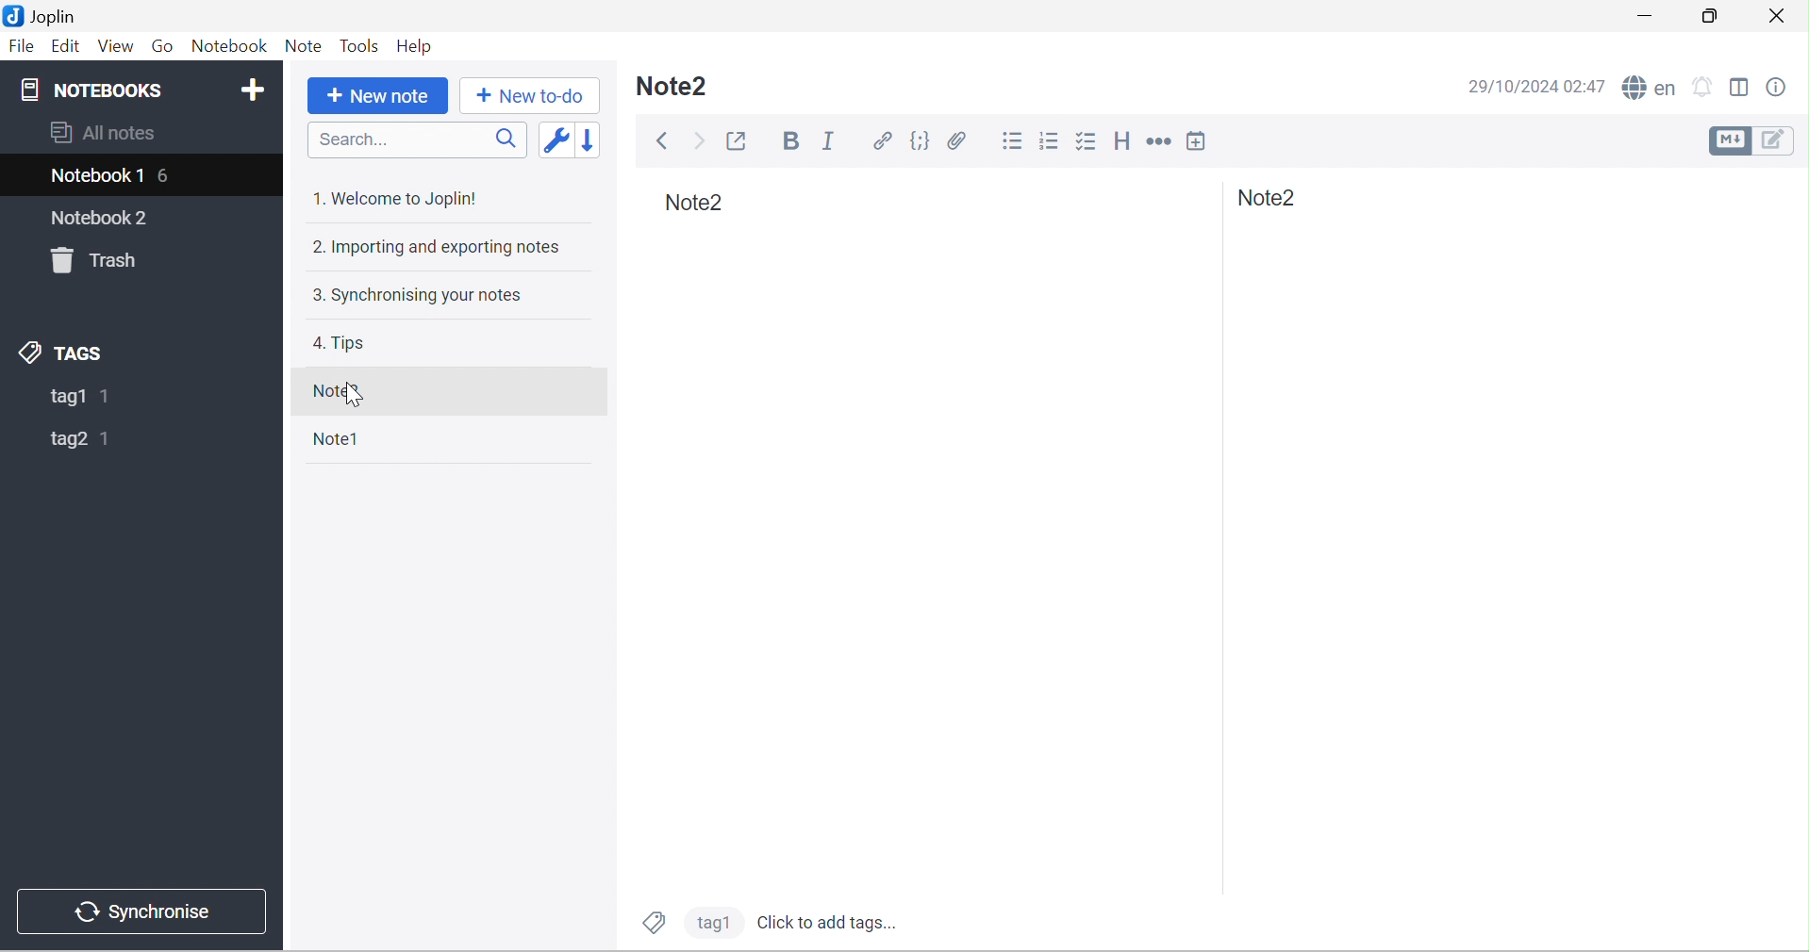  I want to click on Synchronise, so click(143, 911).